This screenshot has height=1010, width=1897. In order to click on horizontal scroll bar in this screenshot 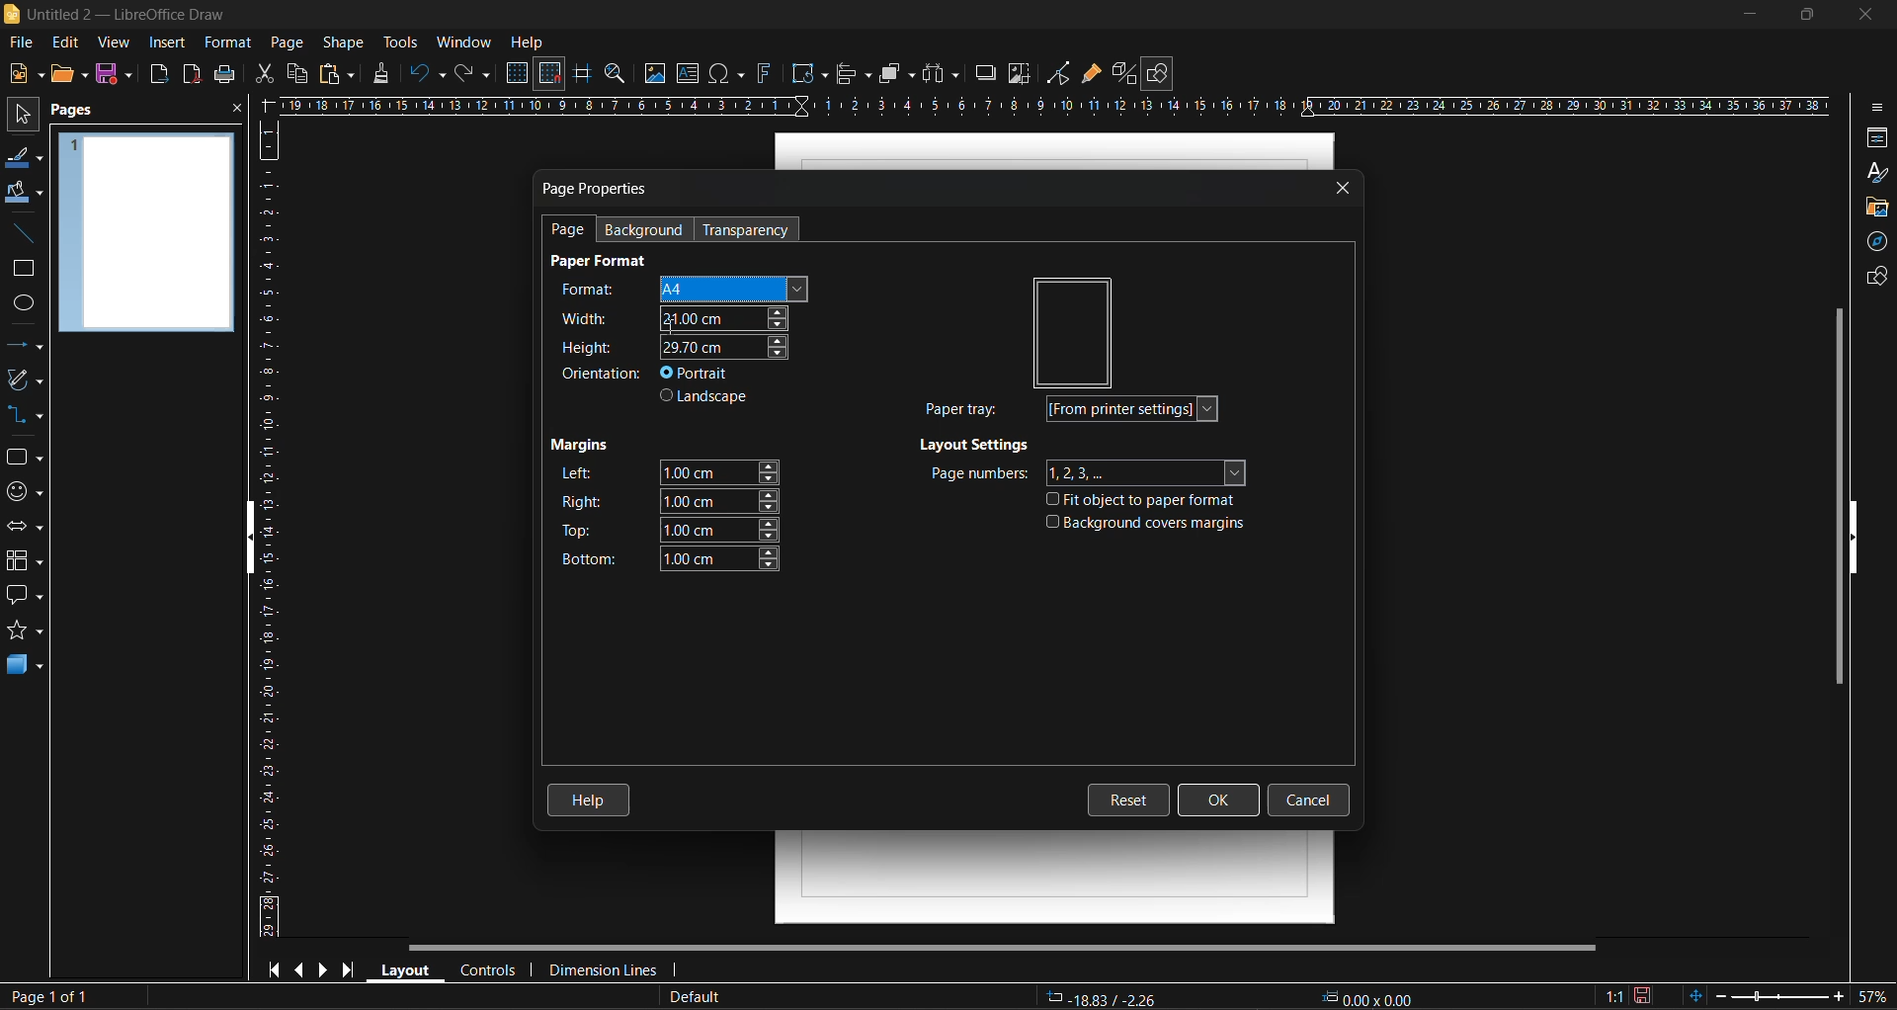, I will do `click(1005, 947)`.